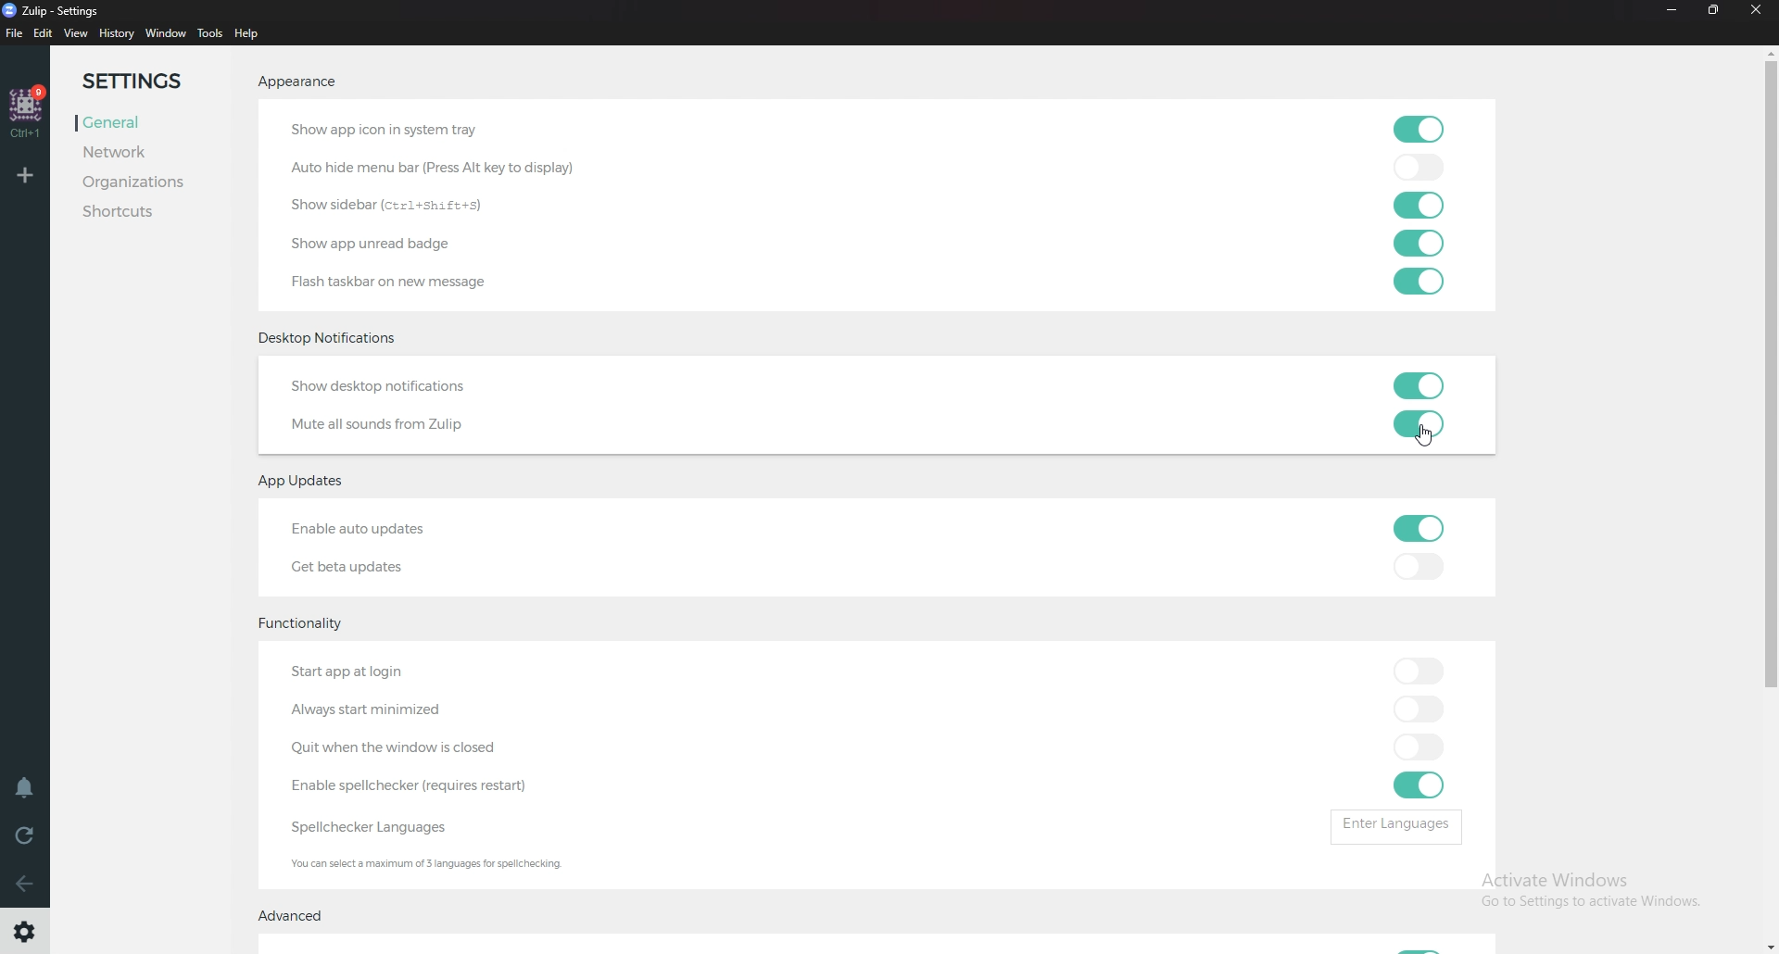  What do you see at coordinates (362, 564) in the screenshot?
I see `Get beta updates` at bounding box center [362, 564].